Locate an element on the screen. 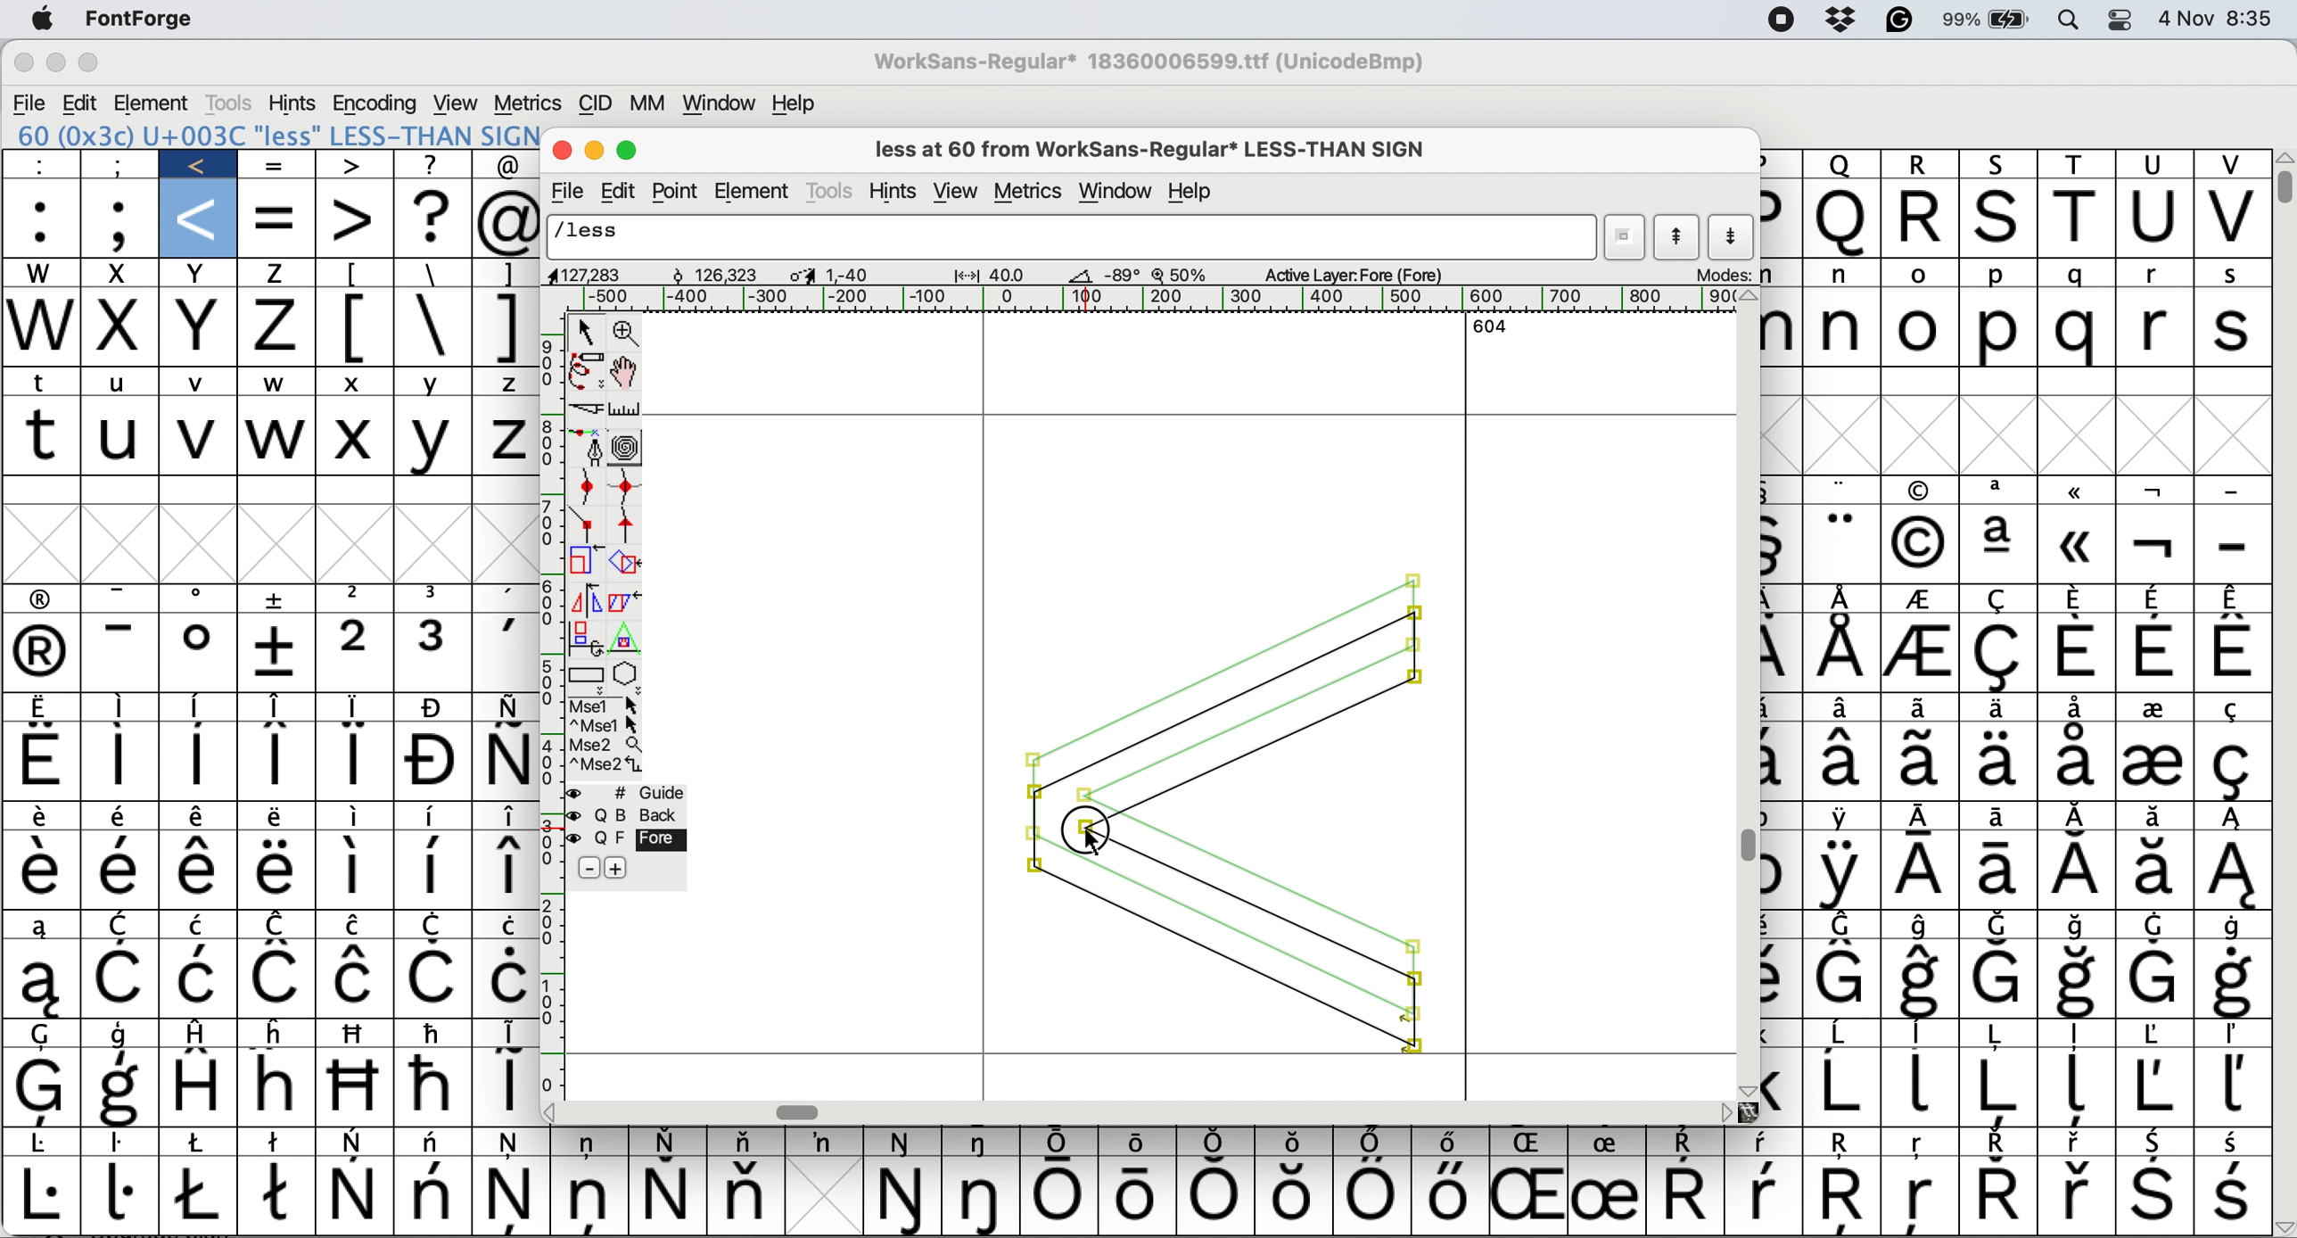 This screenshot has height=1238, width=2297. Symbol is located at coordinates (2000, 927).